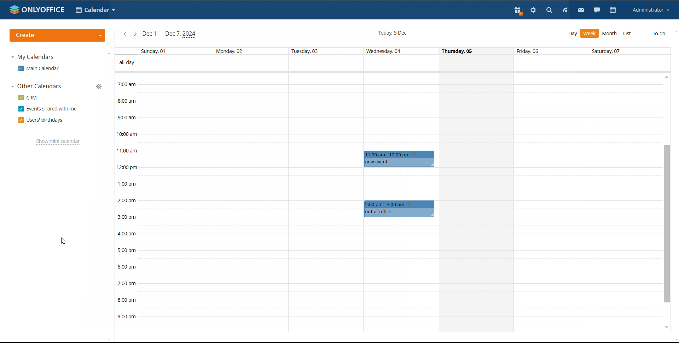  Describe the element at coordinates (95, 10) in the screenshot. I see `select application` at that location.